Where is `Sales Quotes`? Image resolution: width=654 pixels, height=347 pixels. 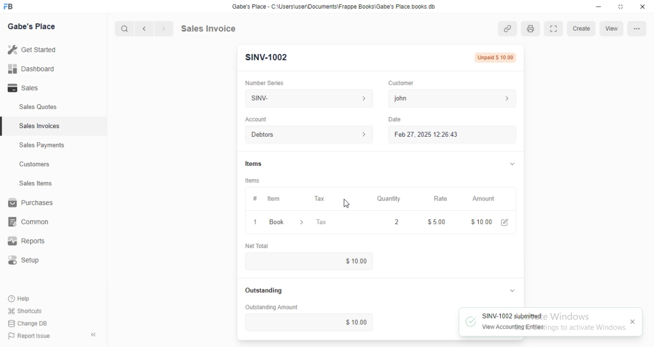 Sales Quotes is located at coordinates (38, 108).